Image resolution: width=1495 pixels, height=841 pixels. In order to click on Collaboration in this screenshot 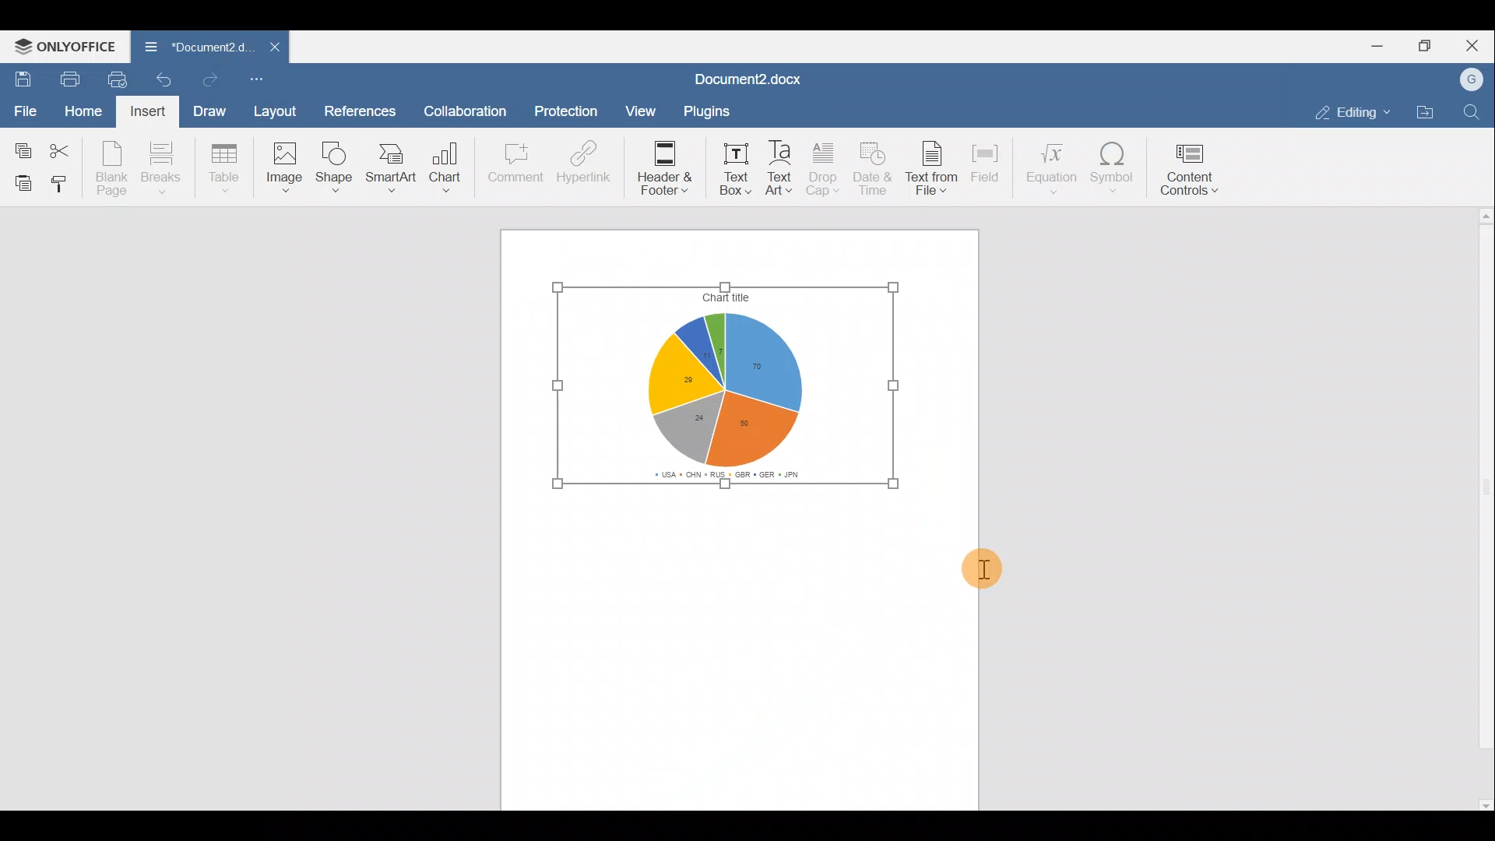, I will do `click(463, 110)`.